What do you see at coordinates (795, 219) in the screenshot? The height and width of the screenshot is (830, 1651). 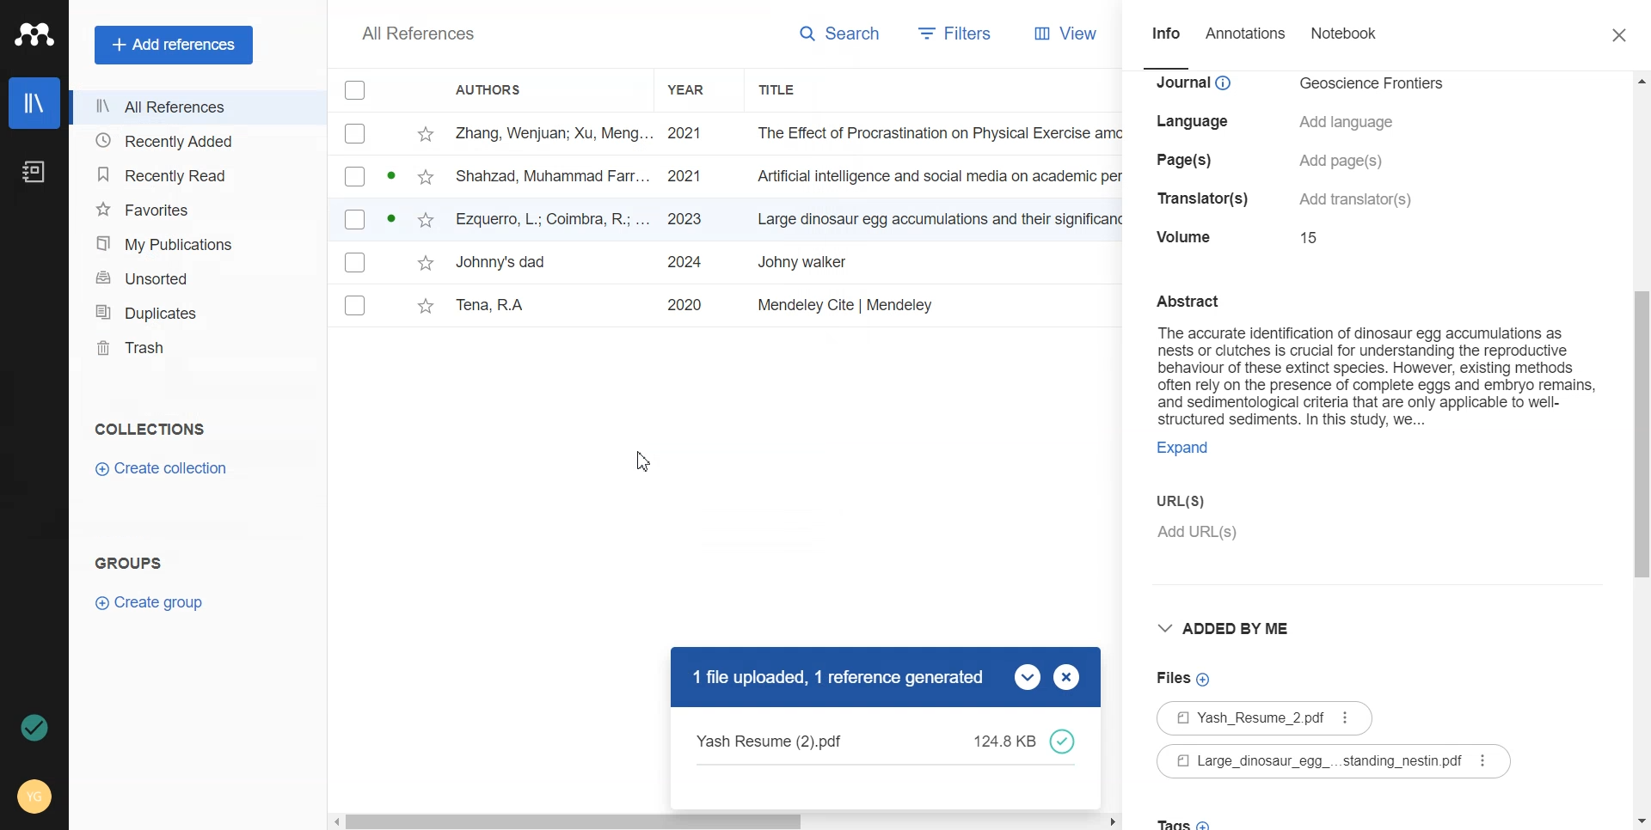 I see `File` at bounding box center [795, 219].